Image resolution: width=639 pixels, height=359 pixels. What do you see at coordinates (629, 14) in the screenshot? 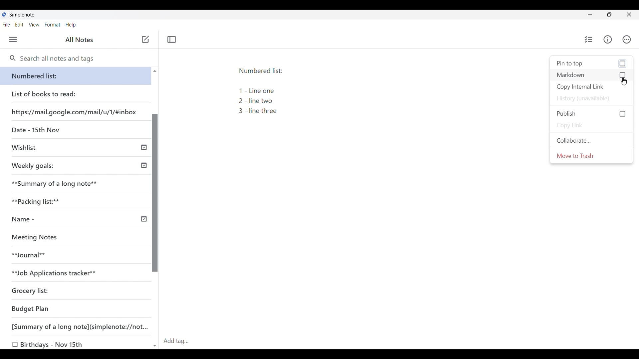
I see `Close interface` at bounding box center [629, 14].